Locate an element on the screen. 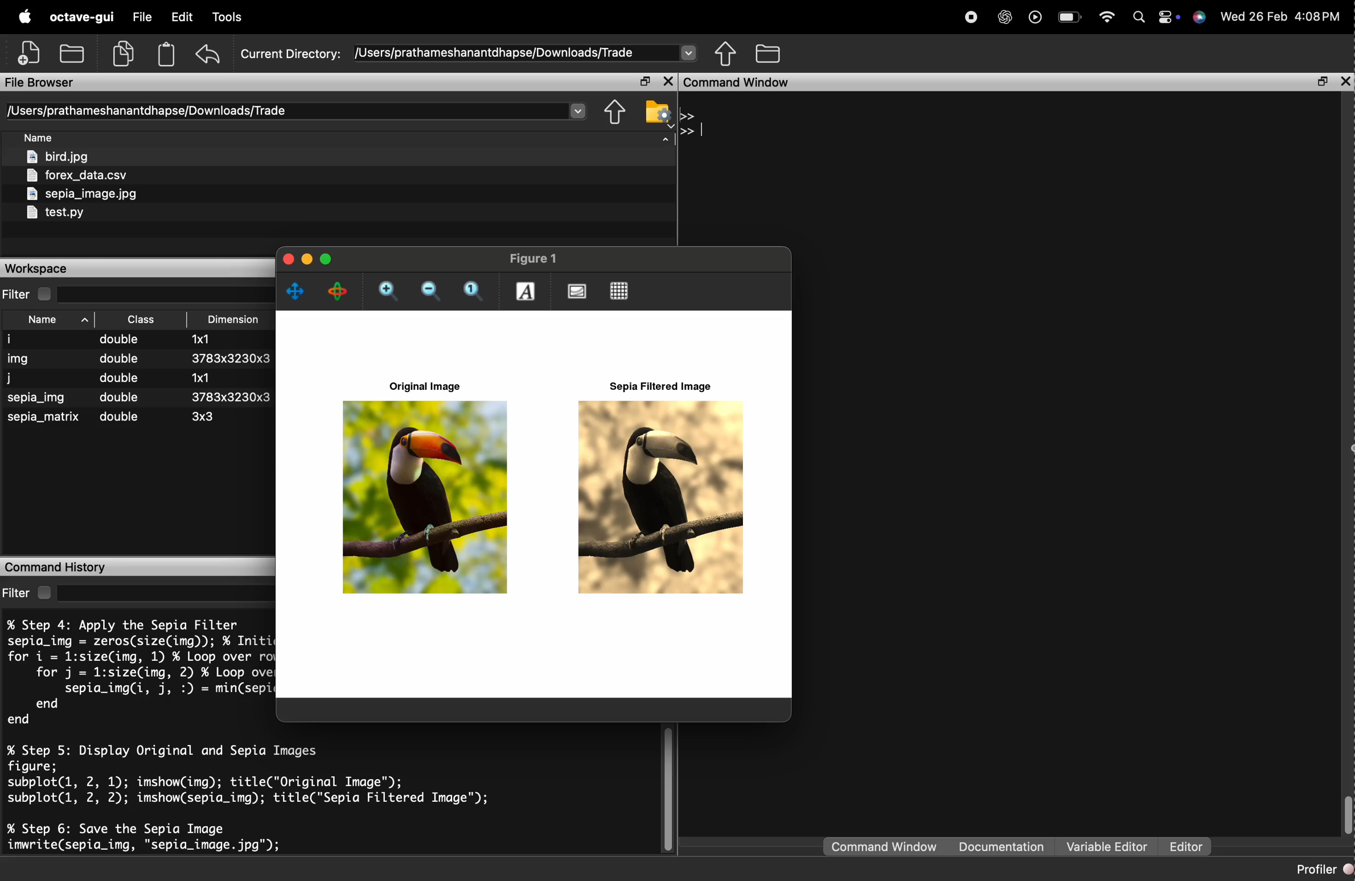   sepia_image.jpg is located at coordinates (83, 194).